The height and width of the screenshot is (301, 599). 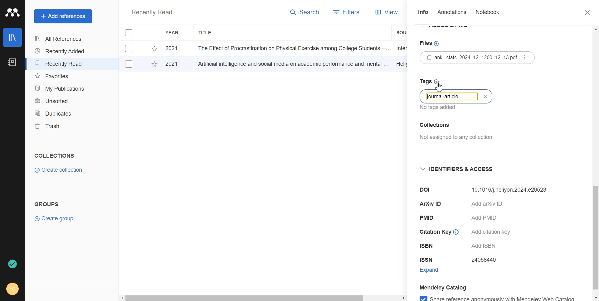 What do you see at coordinates (59, 170) in the screenshot?
I see `Create Collection` at bounding box center [59, 170].